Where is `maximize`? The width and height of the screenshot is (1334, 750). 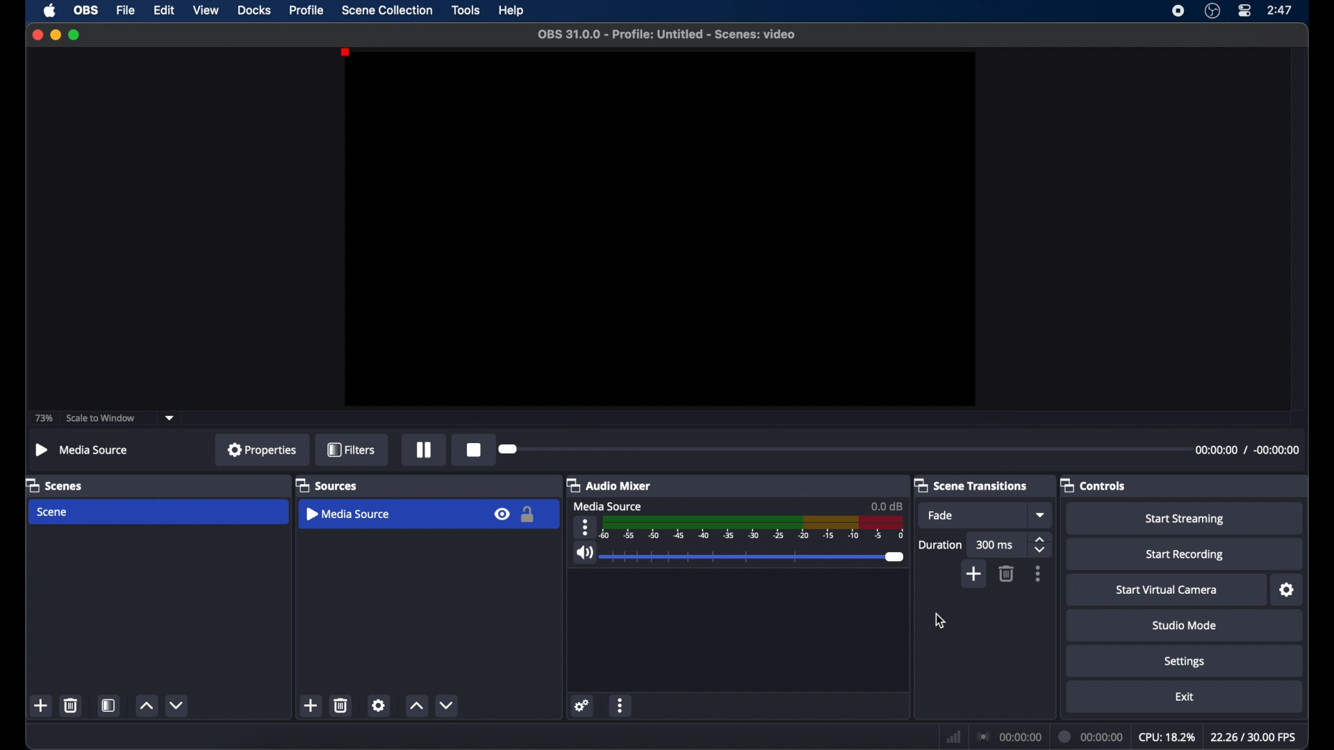 maximize is located at coordinates (75, 35).